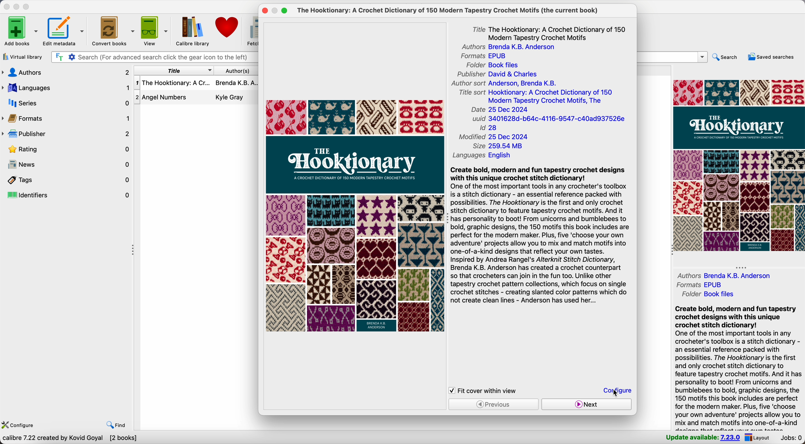 The image size is (805, 444). Describe the element at coordinates (586, 404) in the screenshot. I see `next` at that location.